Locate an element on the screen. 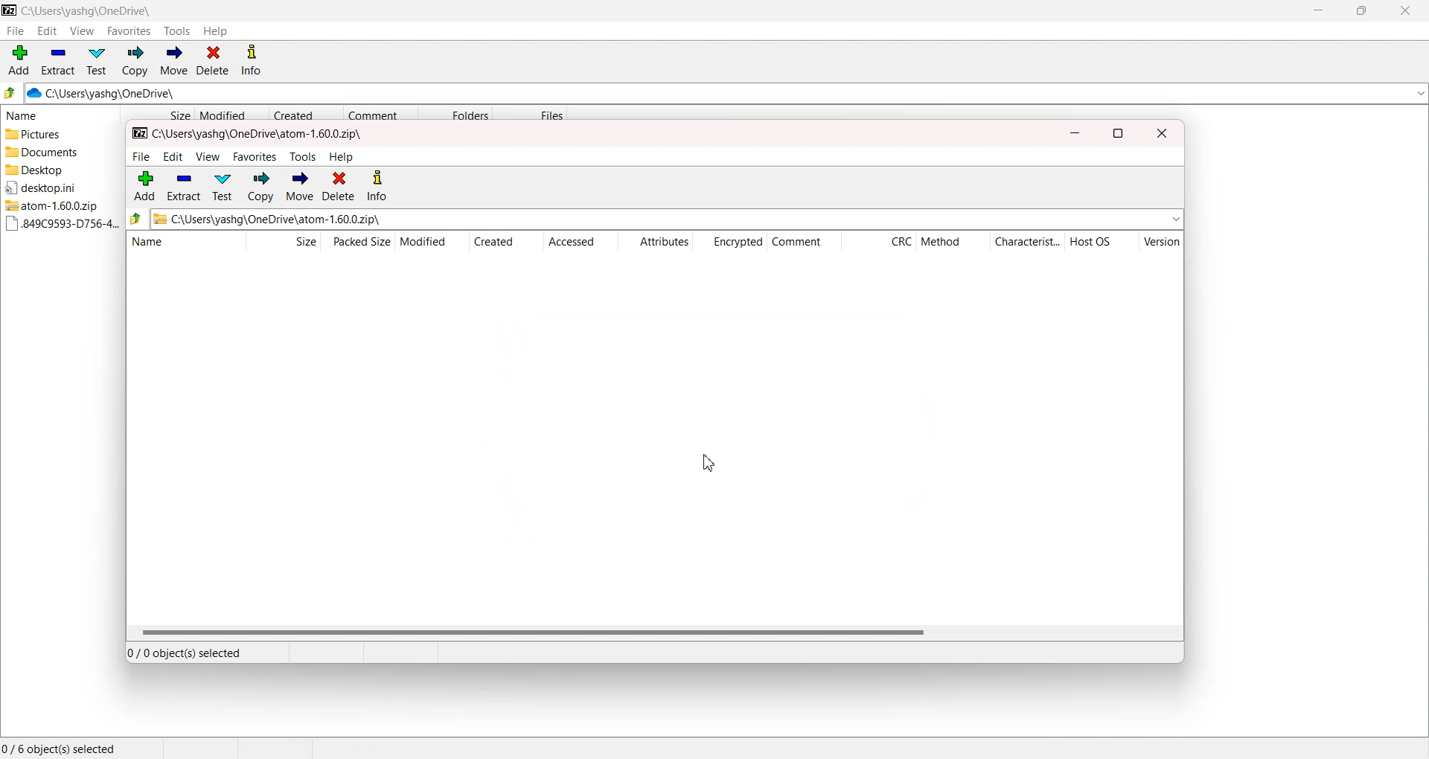 The image size is (1429, 759). extract is located at coordinates (183, 186).